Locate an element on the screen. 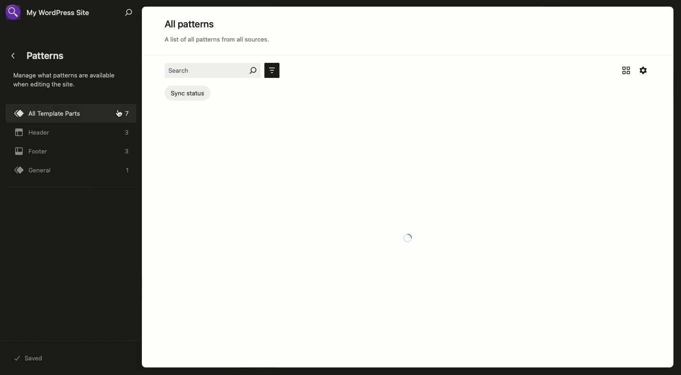 Image resolution: width=681 pixels, height=375 pixels. loading is located at coordinates (410, 237).